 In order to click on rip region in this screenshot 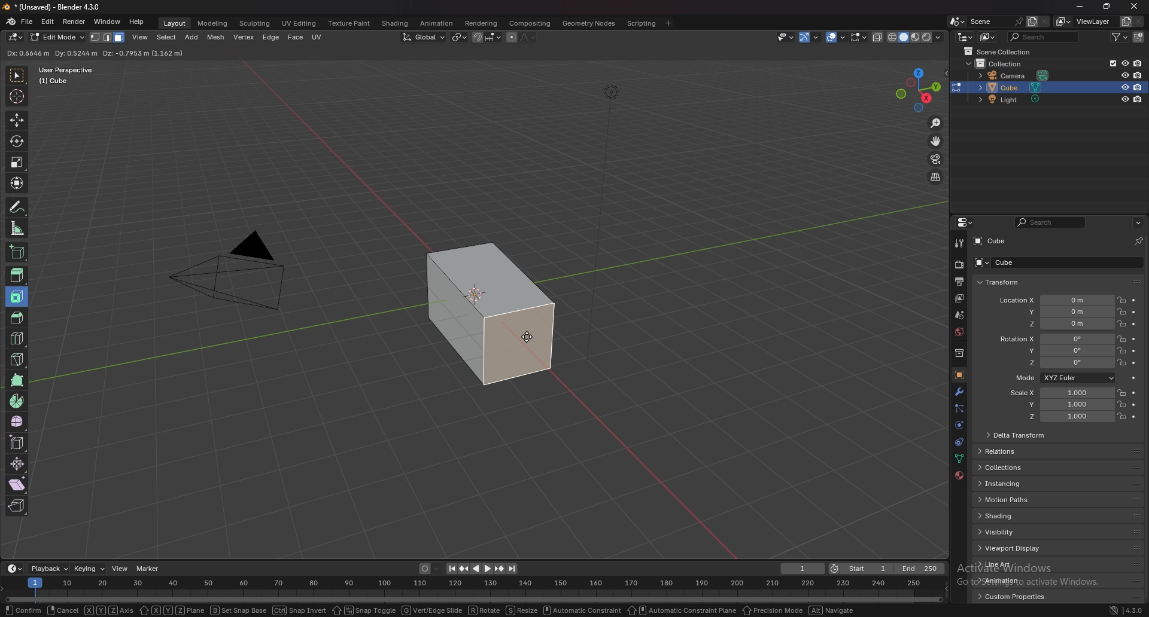, I will do `click(16, 506)`.